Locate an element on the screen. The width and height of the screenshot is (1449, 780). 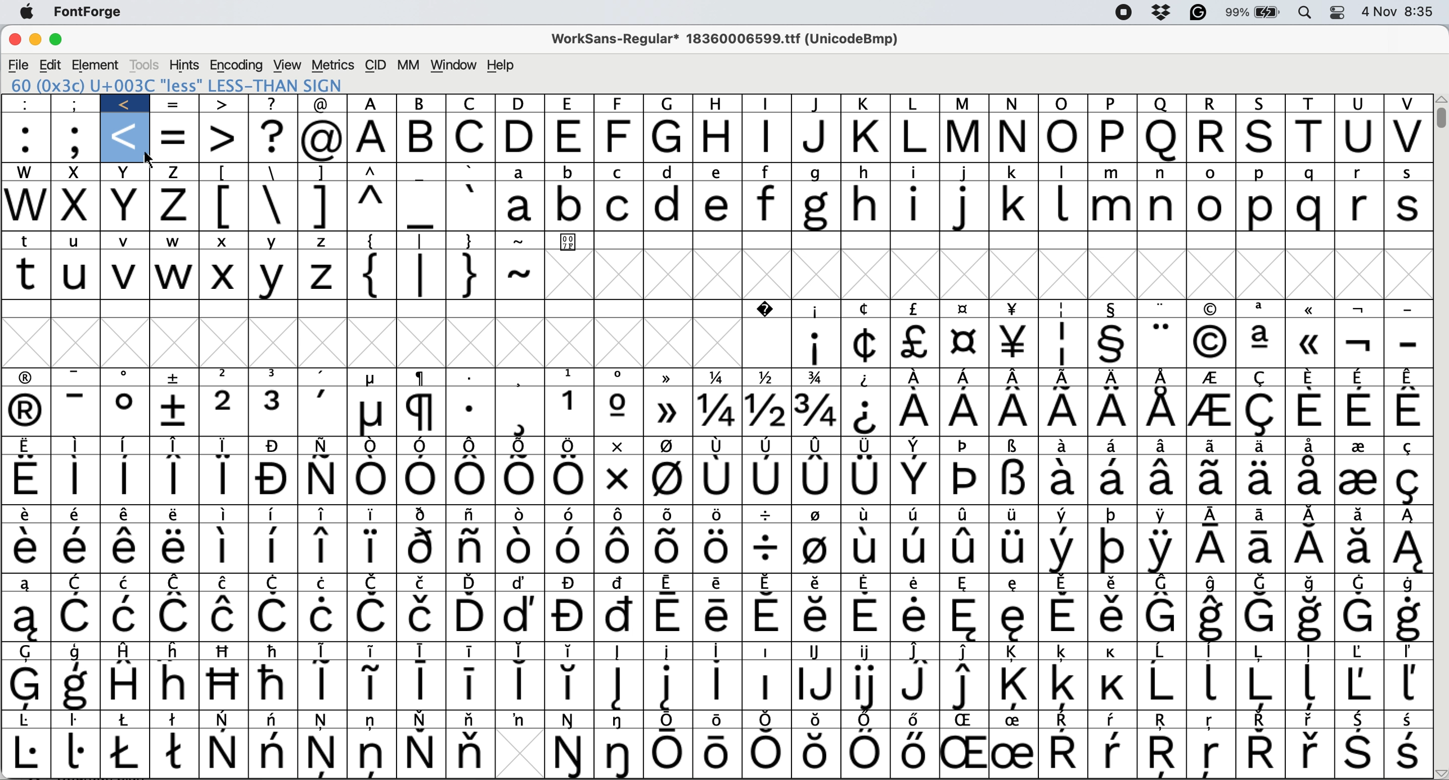
Symbol is located at coordinates (1113, 584).